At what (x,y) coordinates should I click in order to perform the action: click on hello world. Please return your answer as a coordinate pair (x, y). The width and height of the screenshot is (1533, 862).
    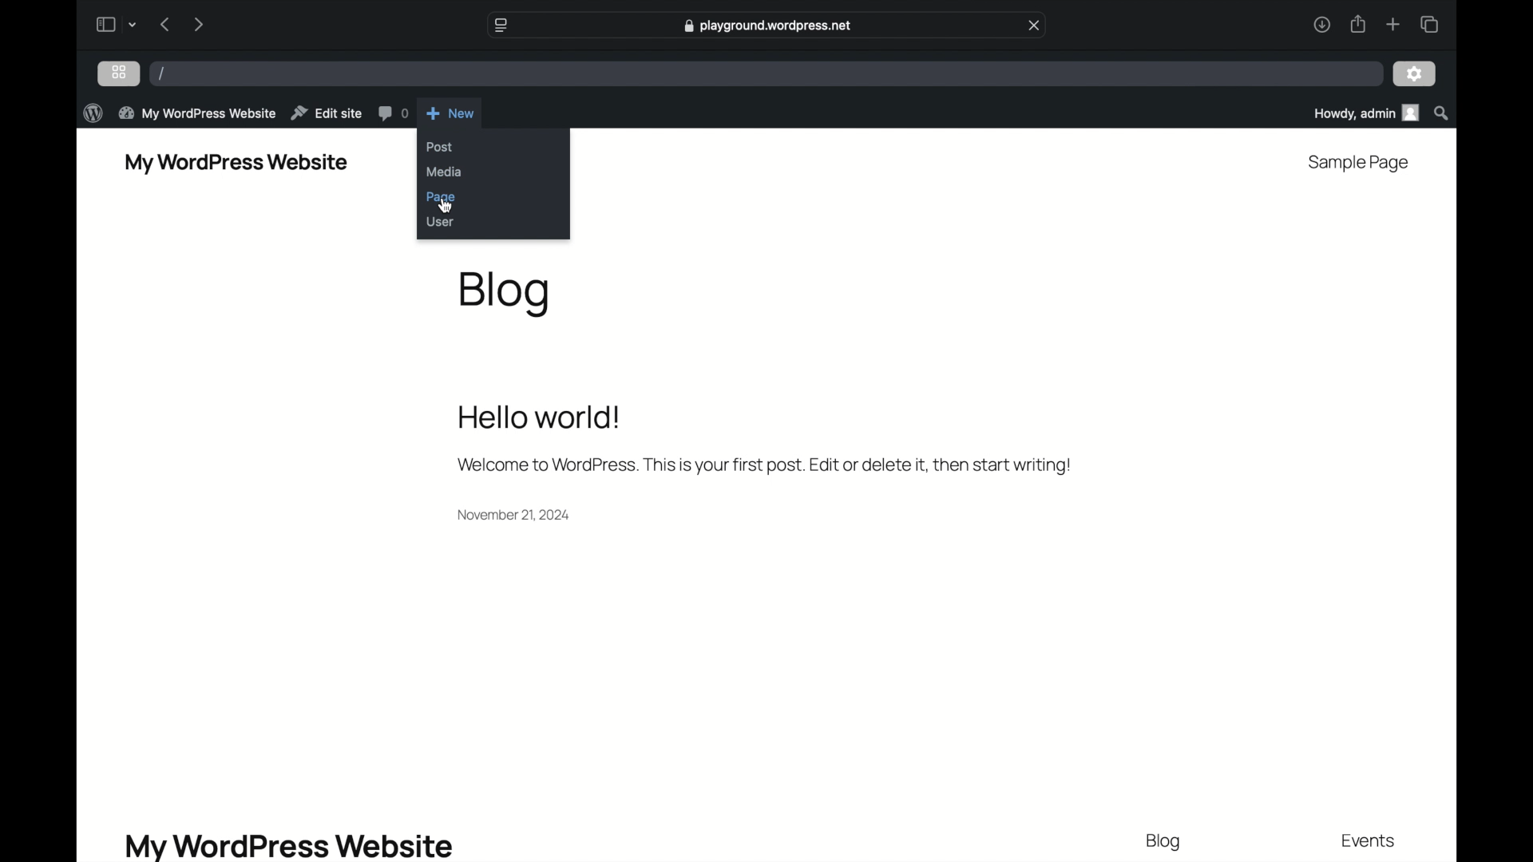
    Looking at the image, I should click on (540, 417).